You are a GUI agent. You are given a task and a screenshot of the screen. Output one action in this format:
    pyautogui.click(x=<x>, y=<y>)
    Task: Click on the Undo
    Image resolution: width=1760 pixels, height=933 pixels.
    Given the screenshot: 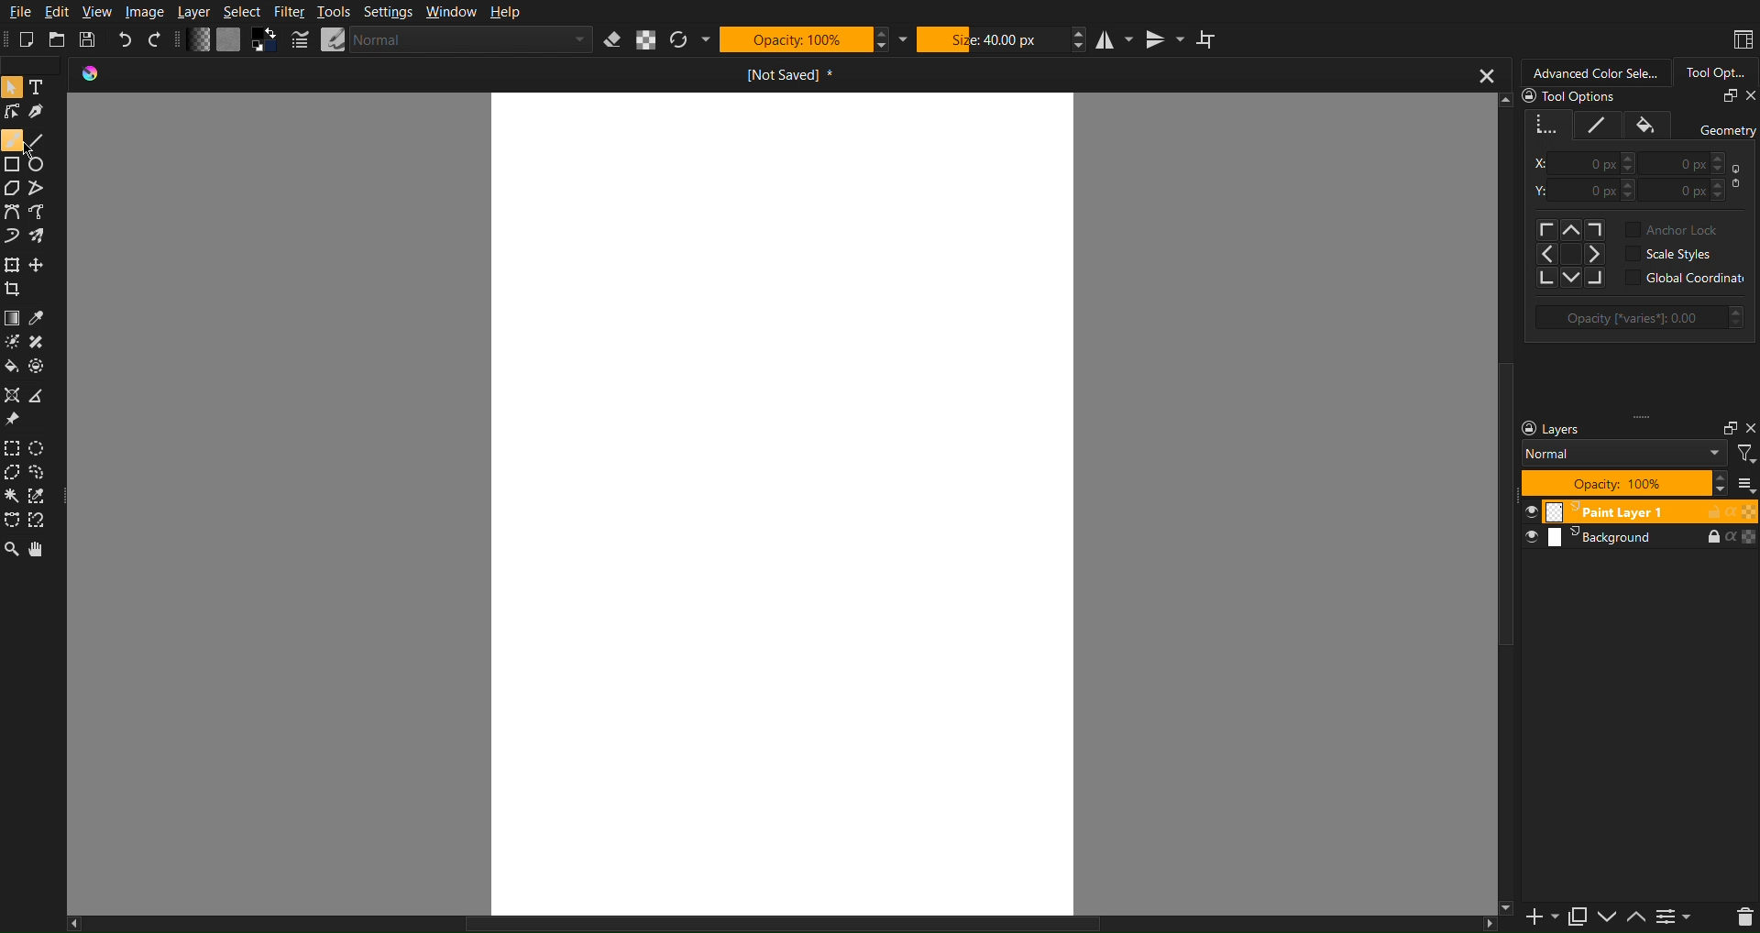 What is the action you would take?
    pyautogui.click(x=126, y=38)
    